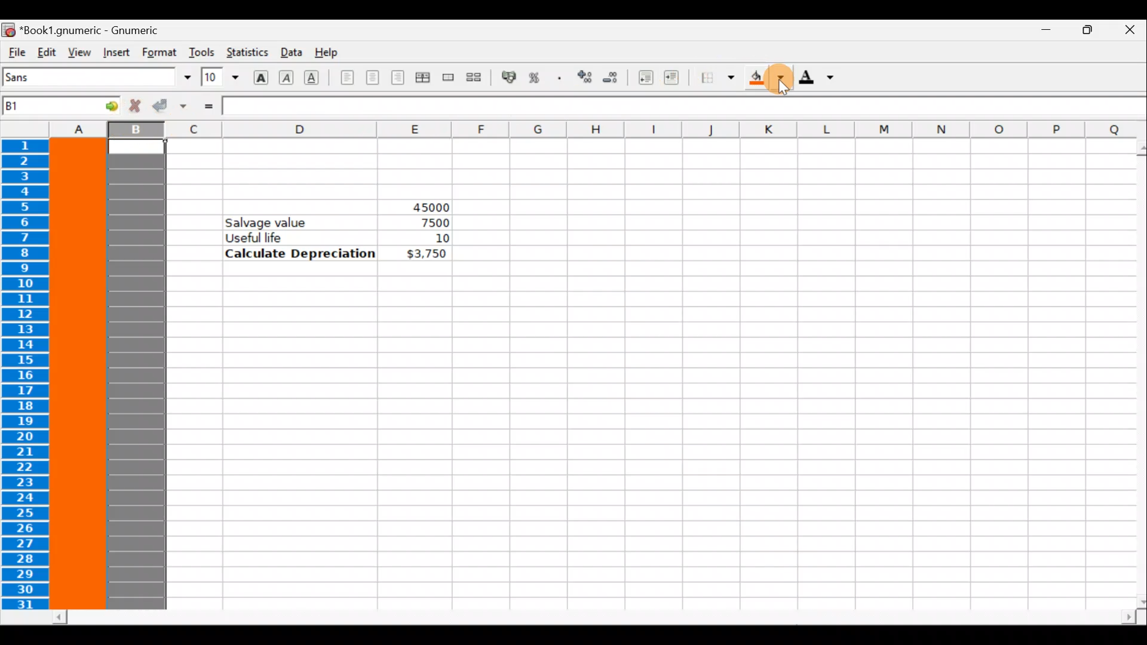 This screenshot has height=645, width=1147. I want to click on View, so click(76, 51).